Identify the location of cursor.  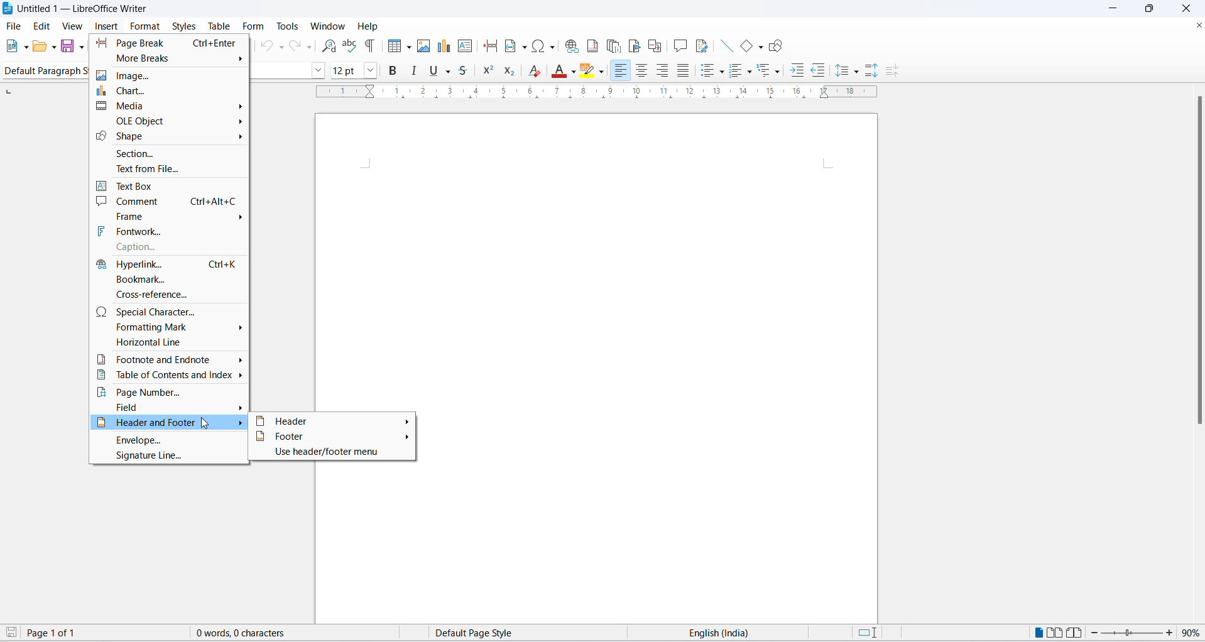
(209, 425).